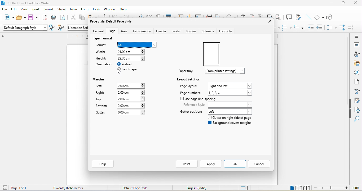 This screenshot has height=191, width=362. Describe the element at coordinates (357, 73) in the screenshot. I see `navigator` at that location.